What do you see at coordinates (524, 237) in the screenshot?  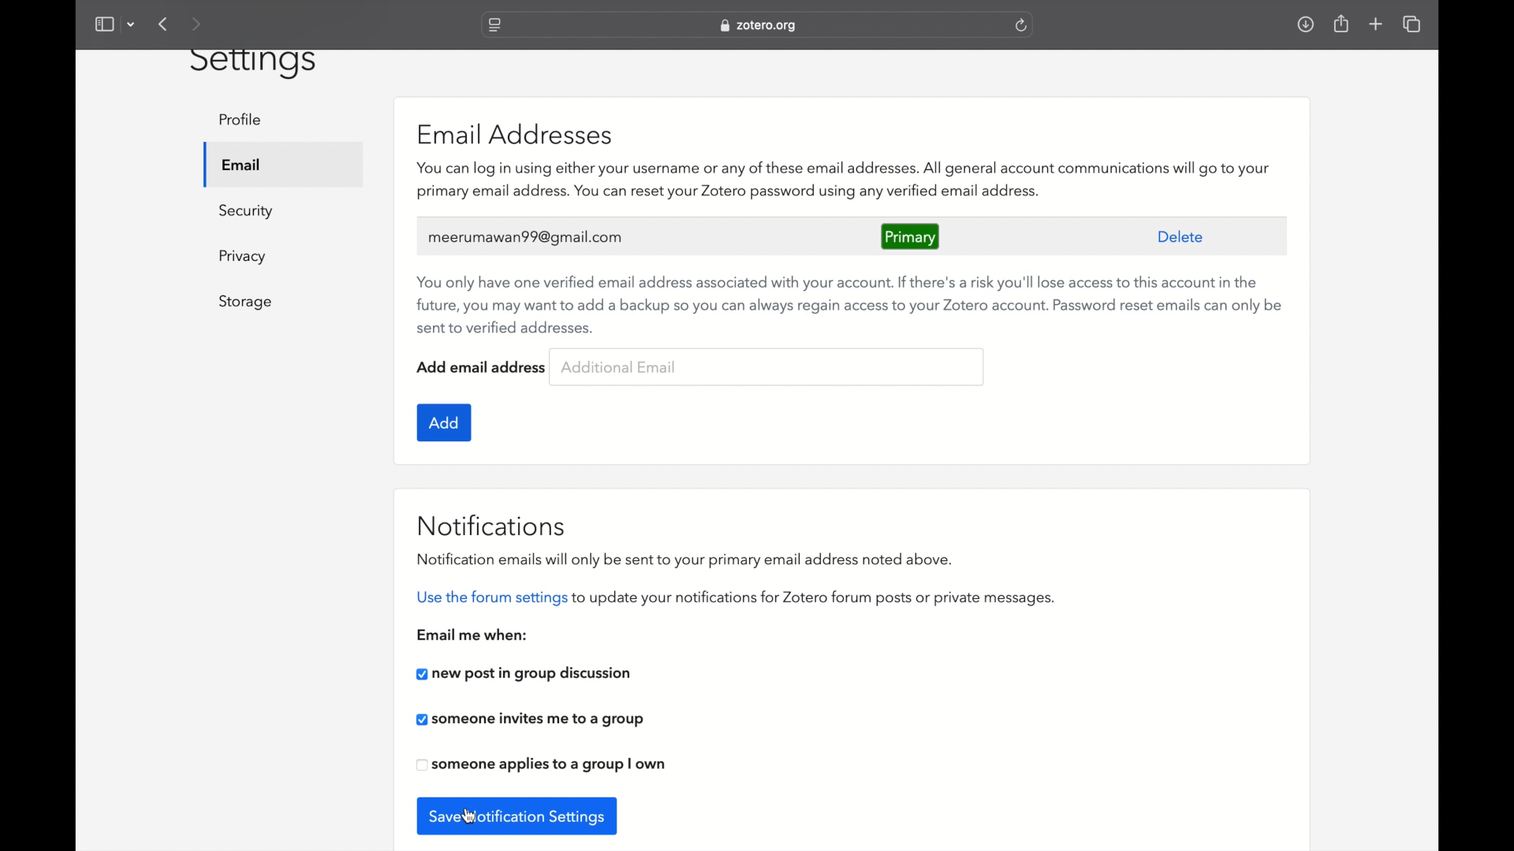 I see `user's email address` at bounding box center [524, 237].